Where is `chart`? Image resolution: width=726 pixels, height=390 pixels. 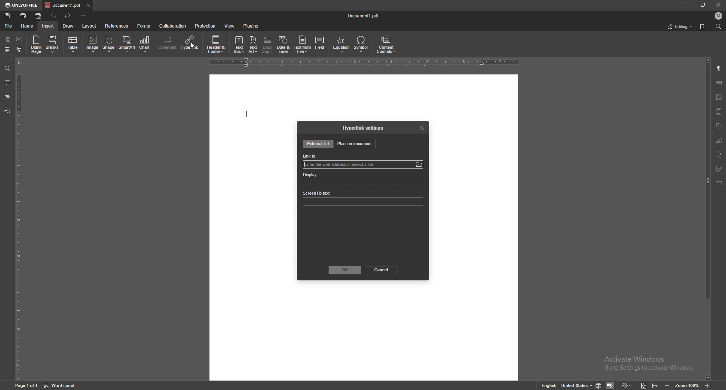
chart is located at coordinates (145, 45).